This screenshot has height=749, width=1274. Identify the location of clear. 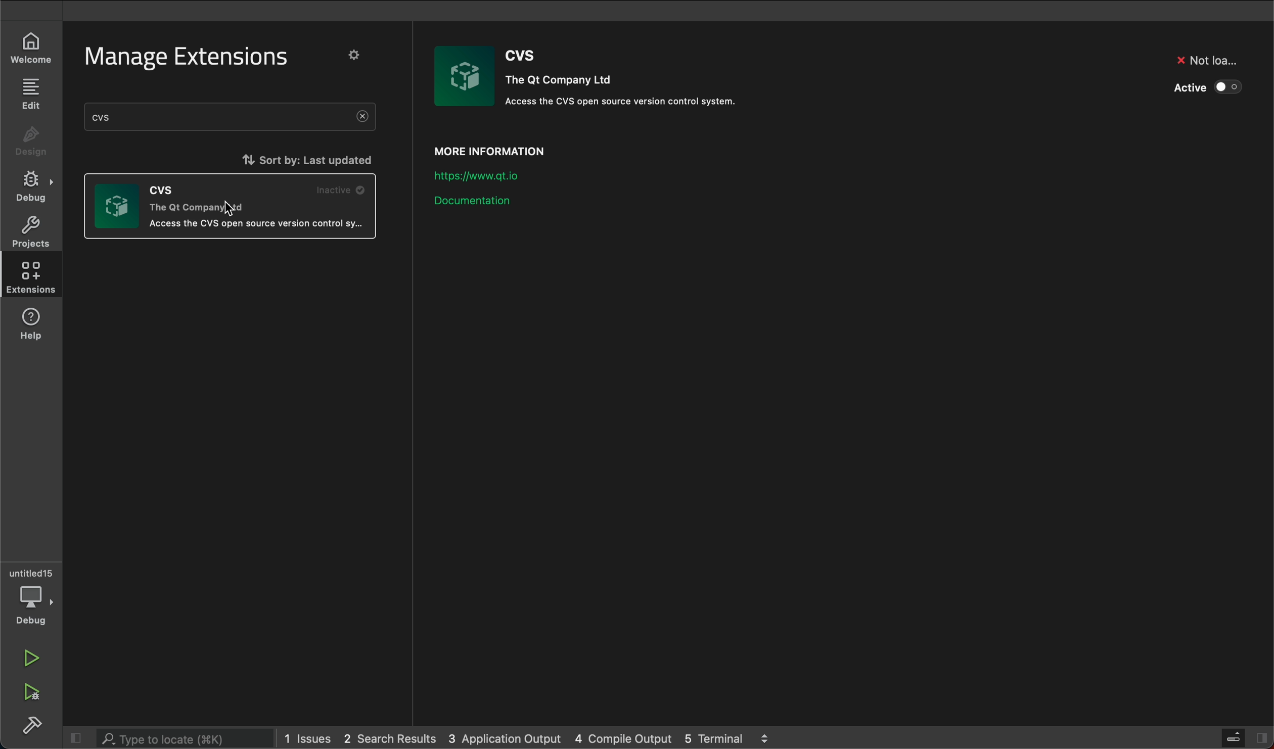
(362, 117).